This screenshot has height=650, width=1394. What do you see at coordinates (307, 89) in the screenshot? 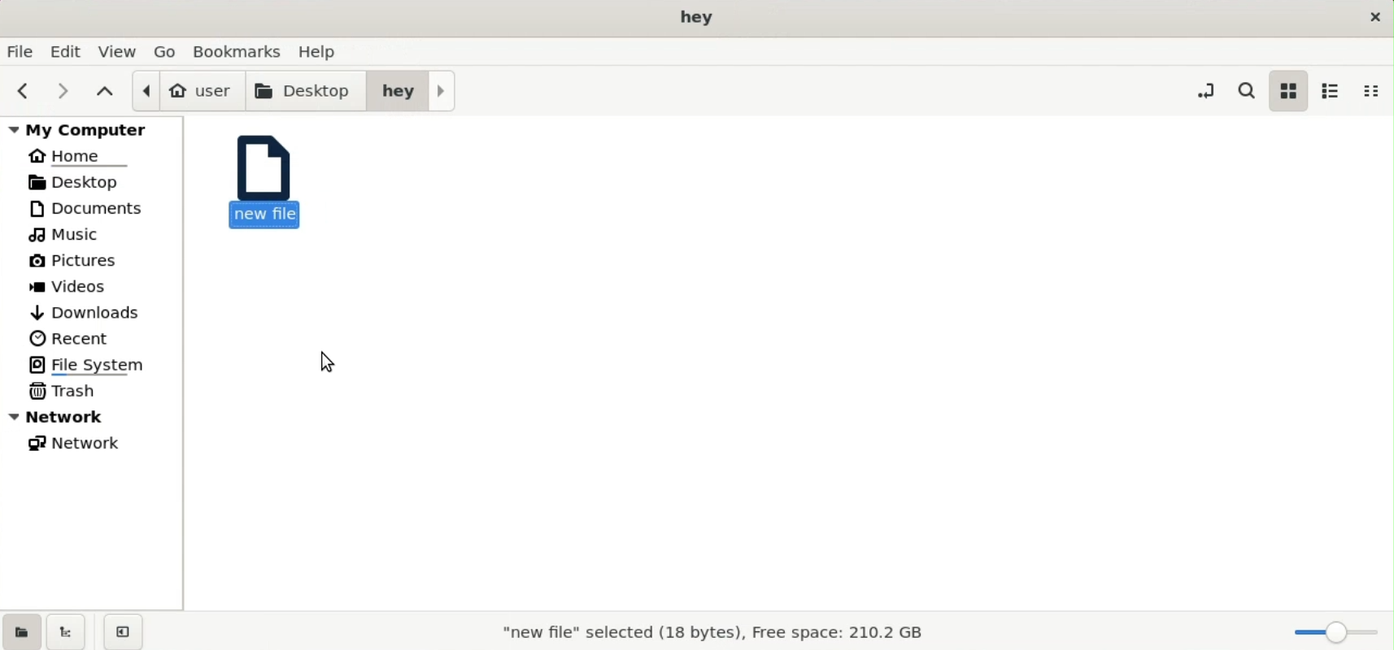
I see `desktop` at bounding box center [307, 89].